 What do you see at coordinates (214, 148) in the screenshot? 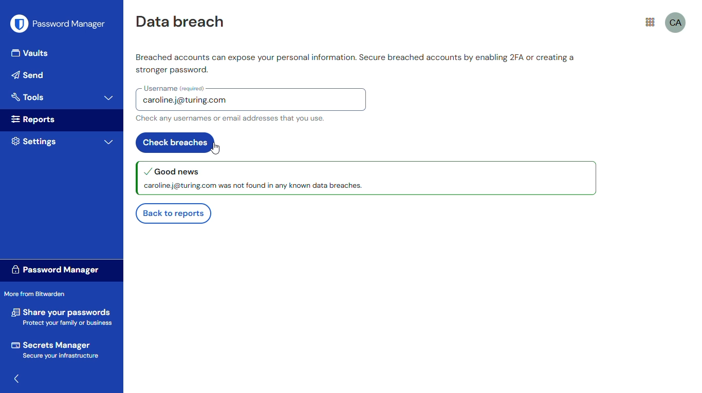
I see `cursor on check breaches` at bounding box center [214, 148].